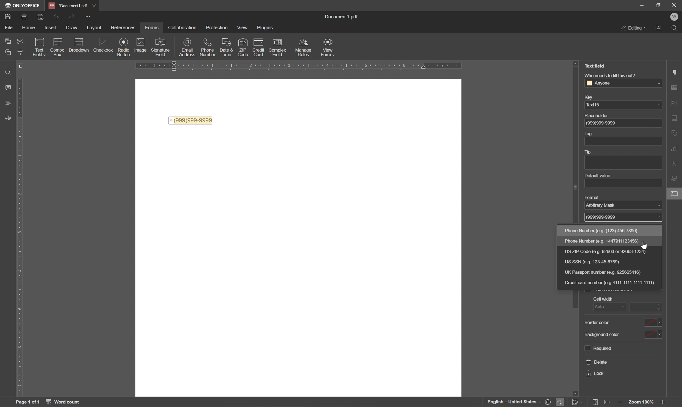 The width and height of the screenshot is (682, 407). I want to click on view form, so click(328, 47).